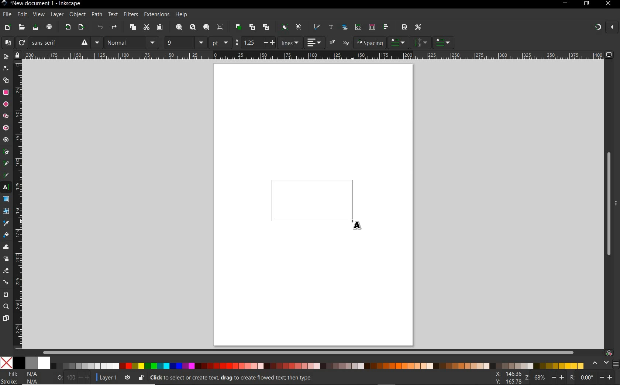 The height and width of the screenshot is (385, 620). What do you see at coordinates (369, 43) in the screenshot?
I see `Spacing` at bounding box center [369, 43].